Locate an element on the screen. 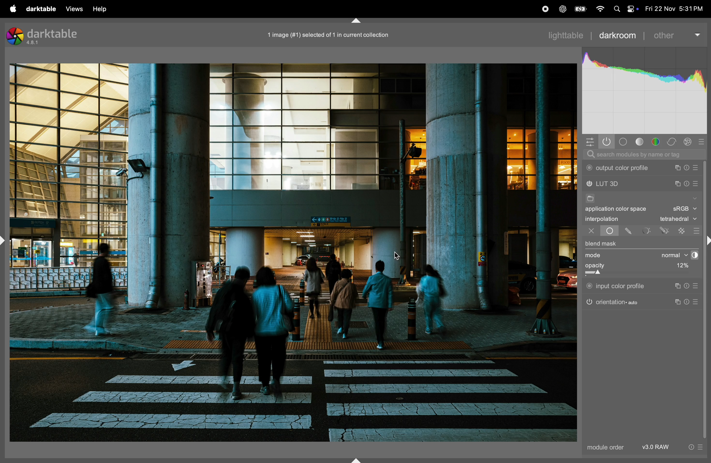 The width and height of the screenshot is (711, 463). reset parameters is located at coordinates (689, 301).